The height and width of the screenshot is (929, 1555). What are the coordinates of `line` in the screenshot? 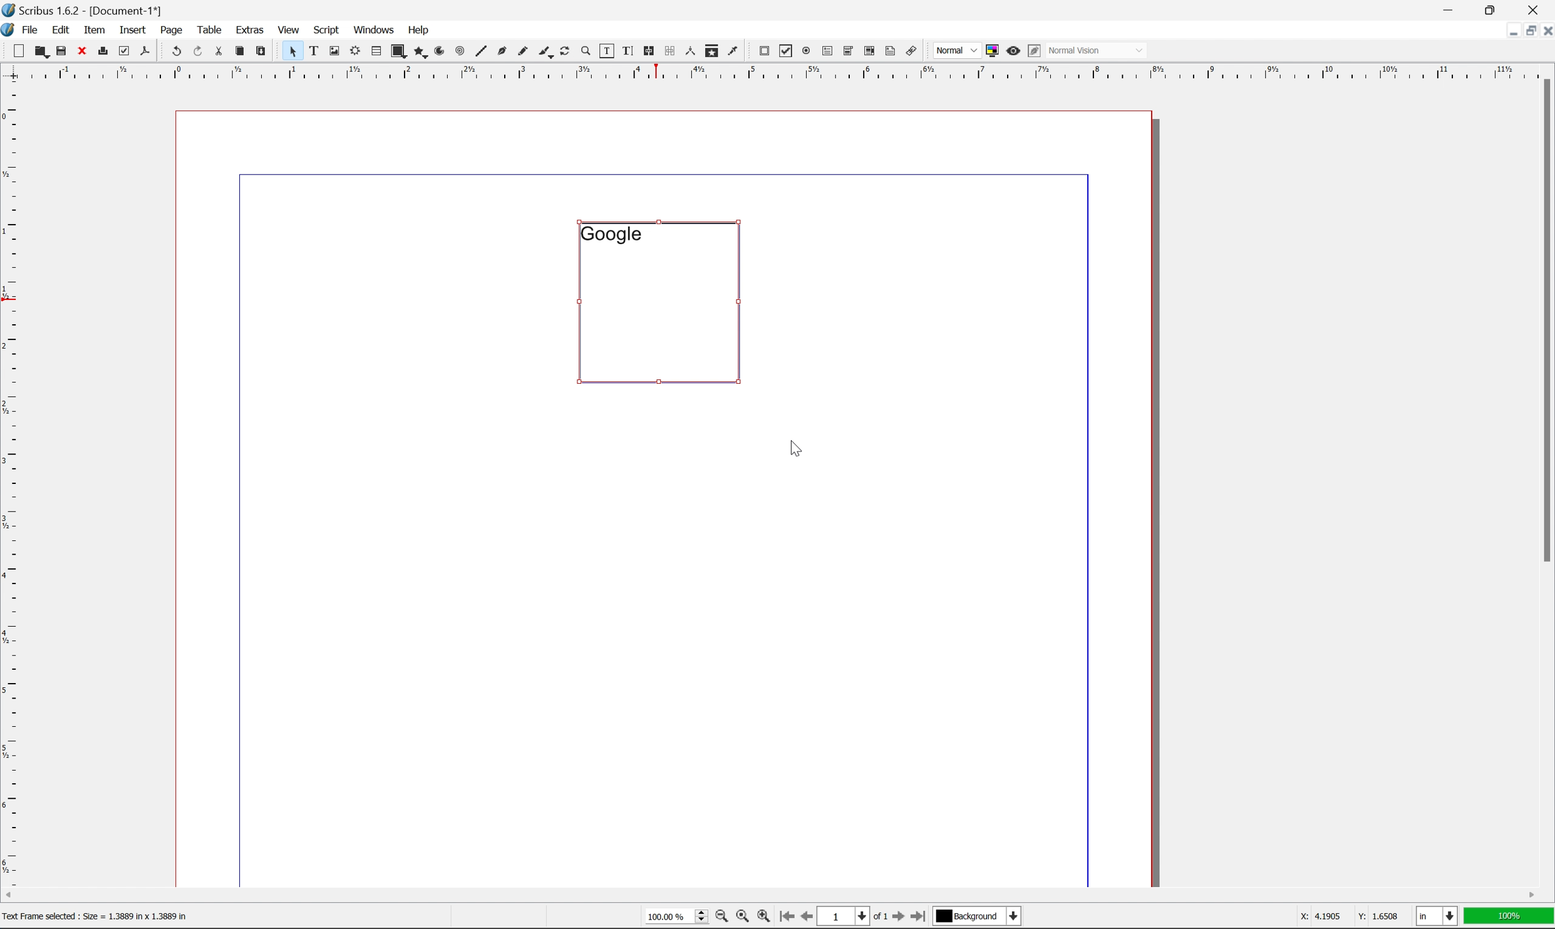 It's located at (481, 52).